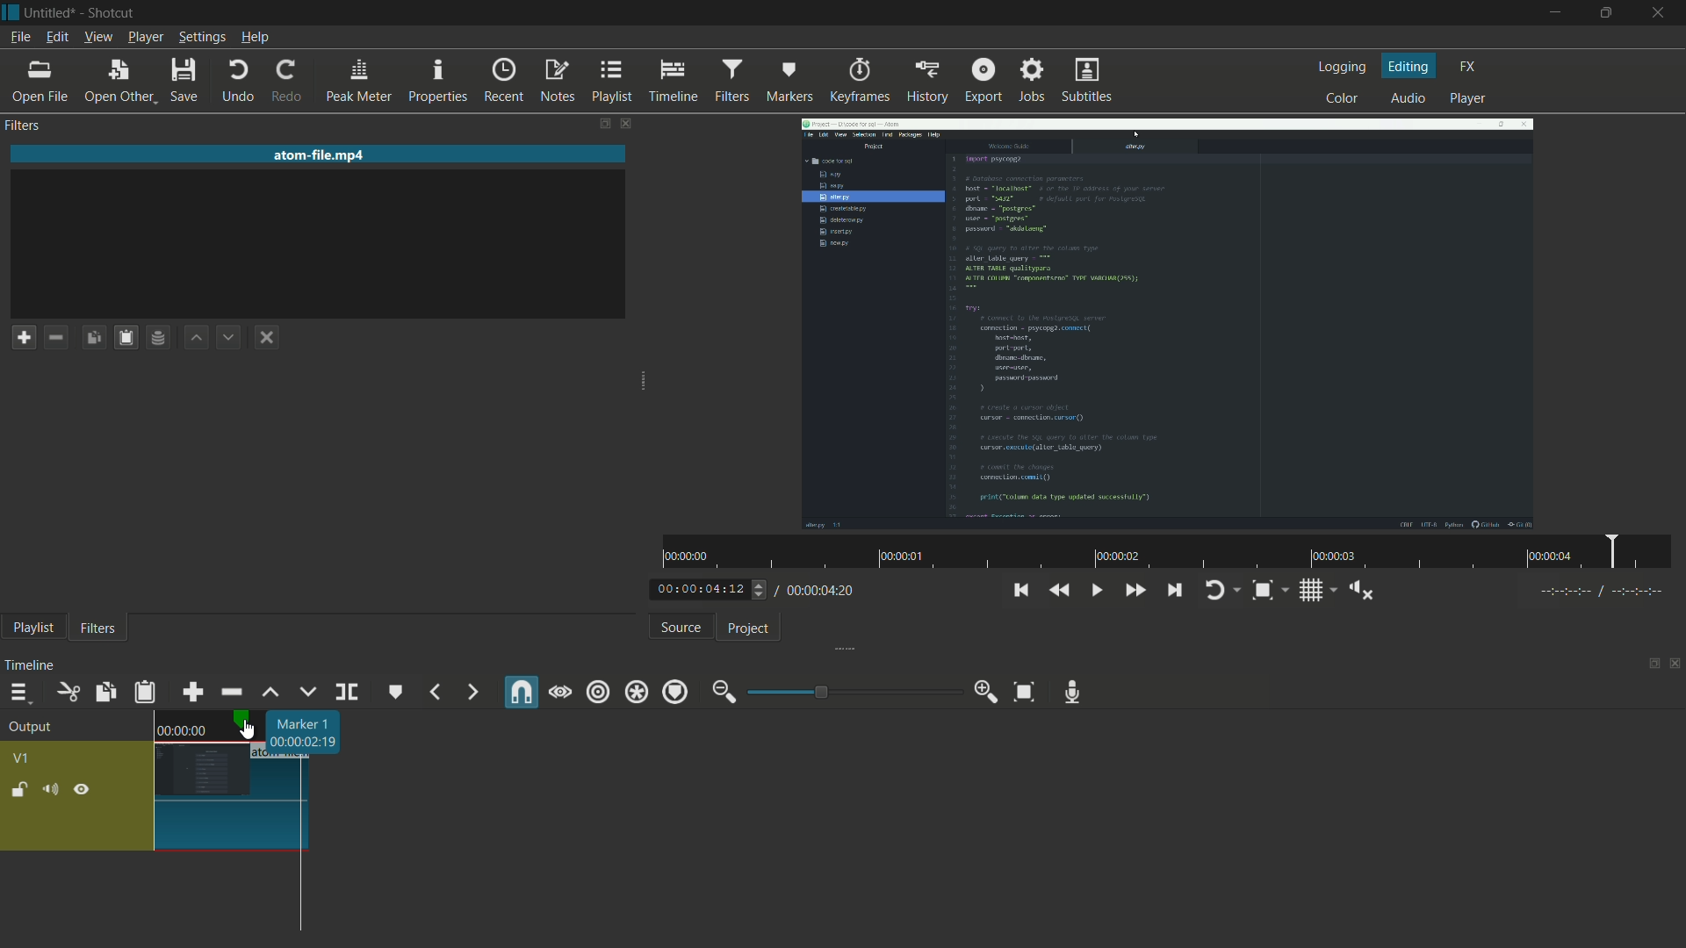 Image resolution: width=1686 pixels, height=948 pixels. I want to click on ripple delete, so click(229, 692).